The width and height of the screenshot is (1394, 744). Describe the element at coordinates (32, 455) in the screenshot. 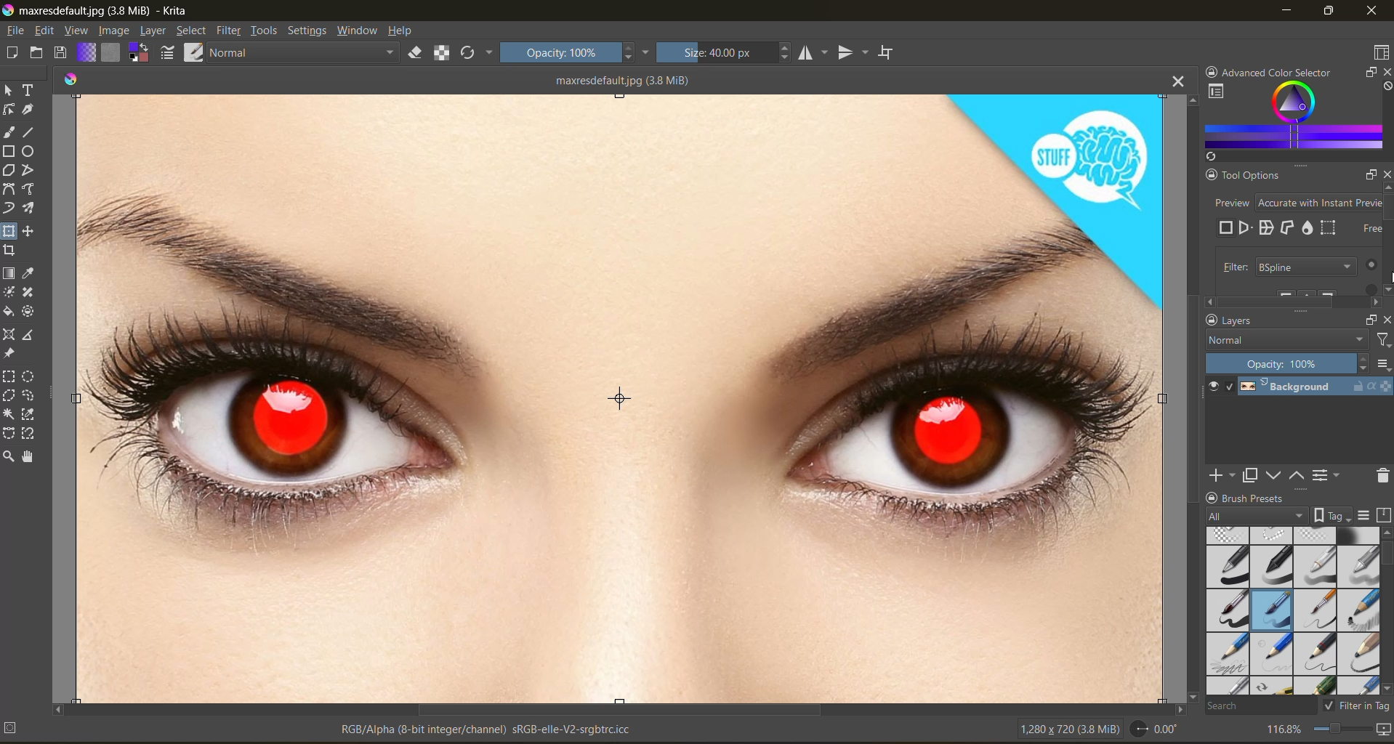

I see `tool` at that location.